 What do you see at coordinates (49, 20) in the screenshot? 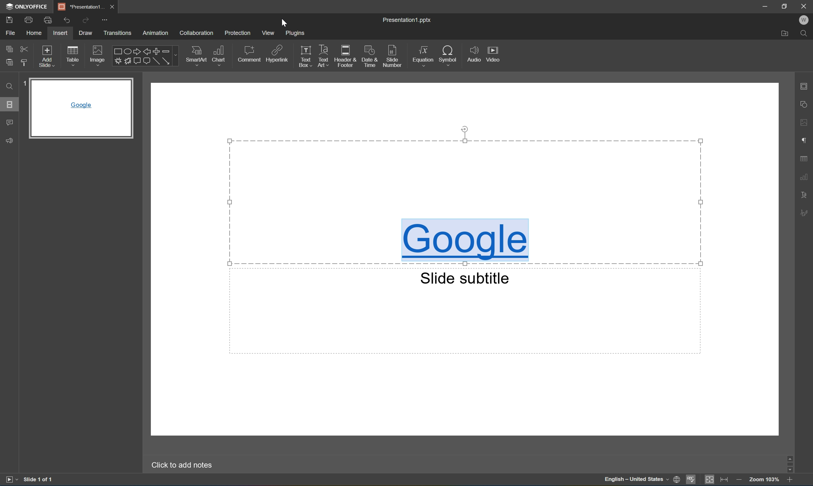
I see `Quick print` at bounding box center [49, 20].